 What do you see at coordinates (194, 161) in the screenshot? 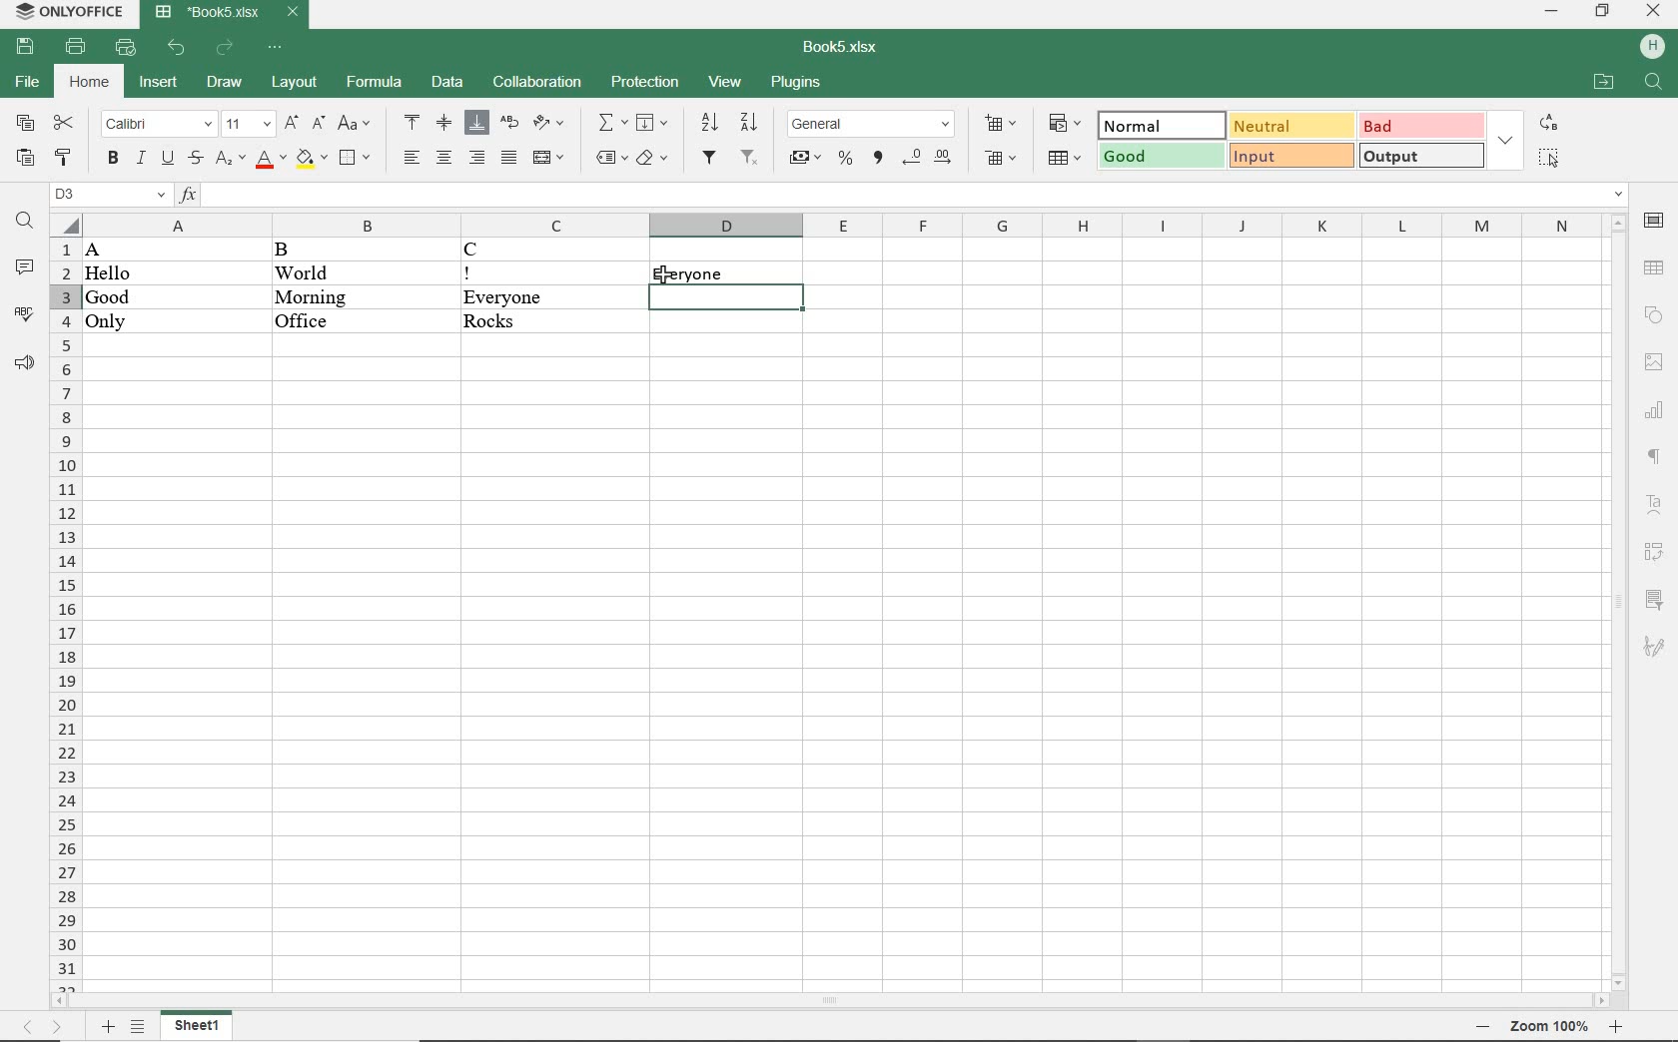
I see `strikethrough` at bounding box center [194, 161].